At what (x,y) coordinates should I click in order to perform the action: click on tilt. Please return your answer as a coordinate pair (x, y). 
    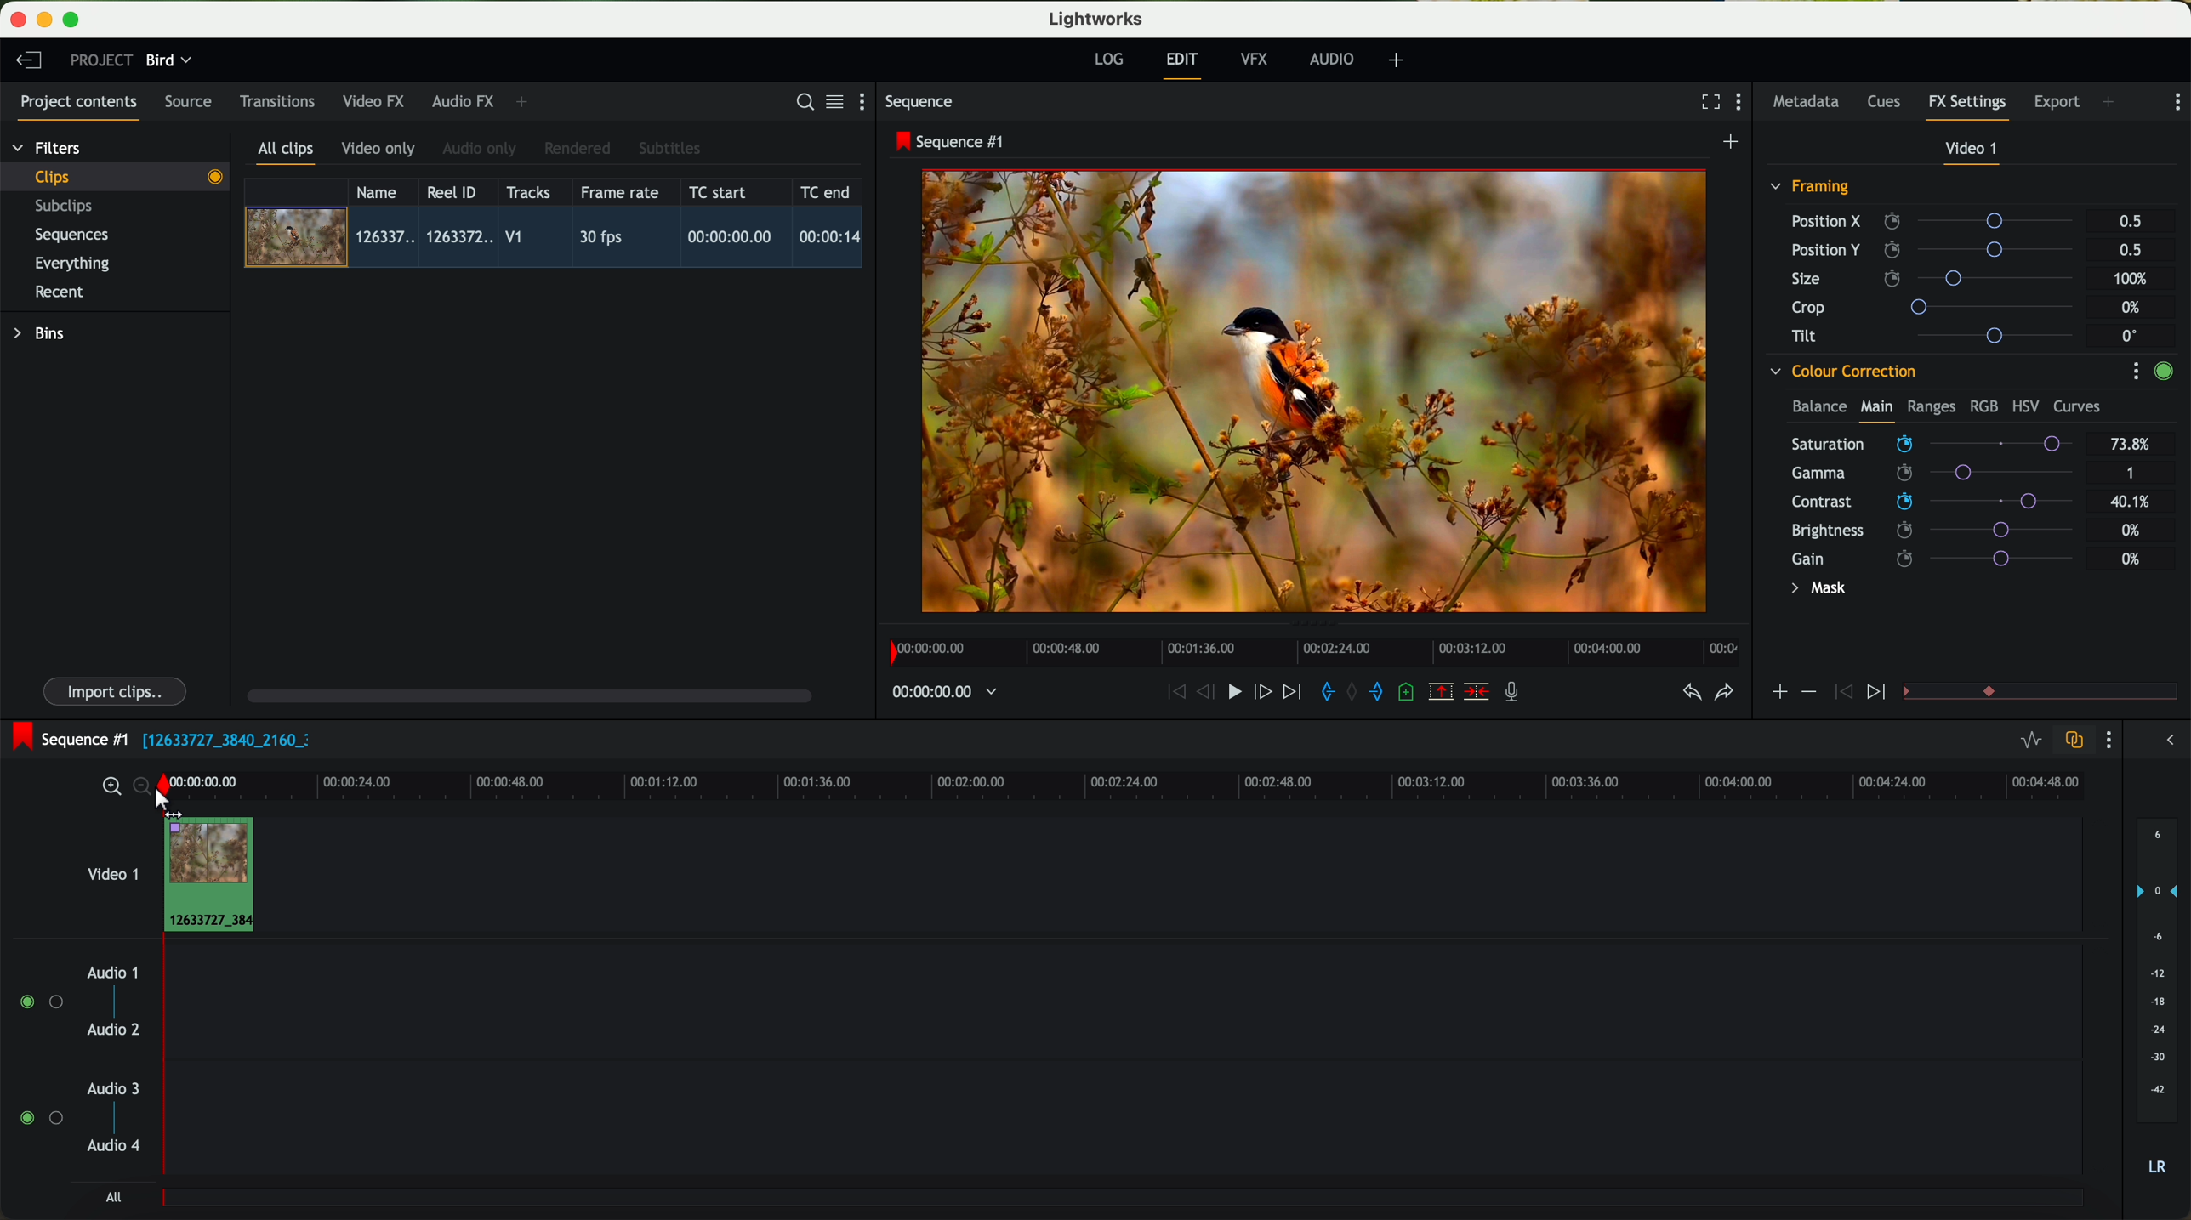
    Looking at the image, I should click on (1940, 335).